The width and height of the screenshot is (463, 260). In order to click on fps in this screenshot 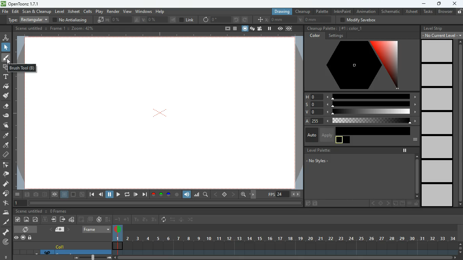, I will do `click(285, 194)`.